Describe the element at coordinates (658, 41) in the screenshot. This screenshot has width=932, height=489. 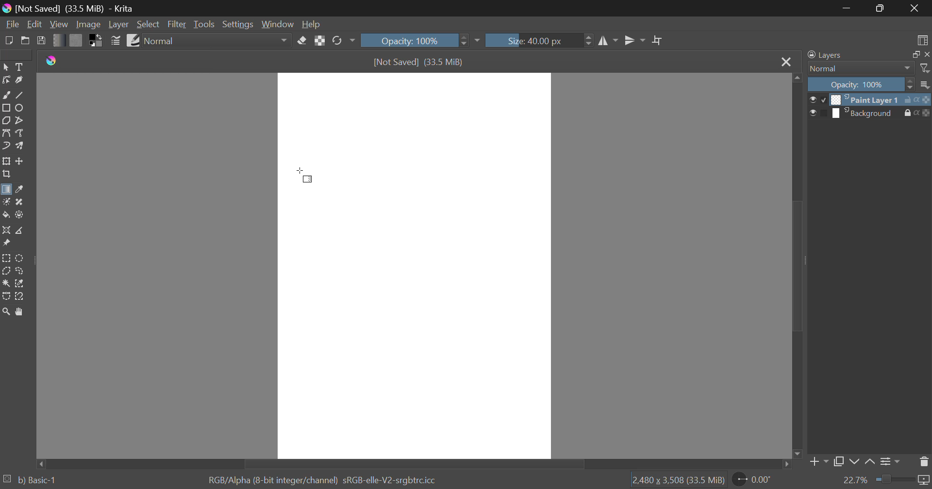
I see `Crop` at that location.